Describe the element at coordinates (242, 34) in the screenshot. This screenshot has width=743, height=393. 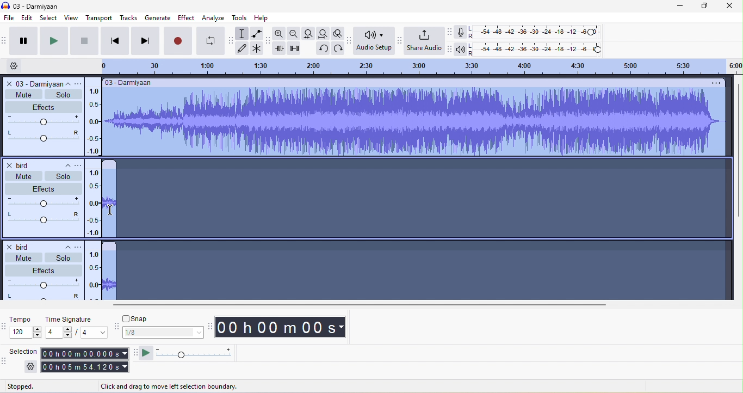
I see `selection tool` at that location.